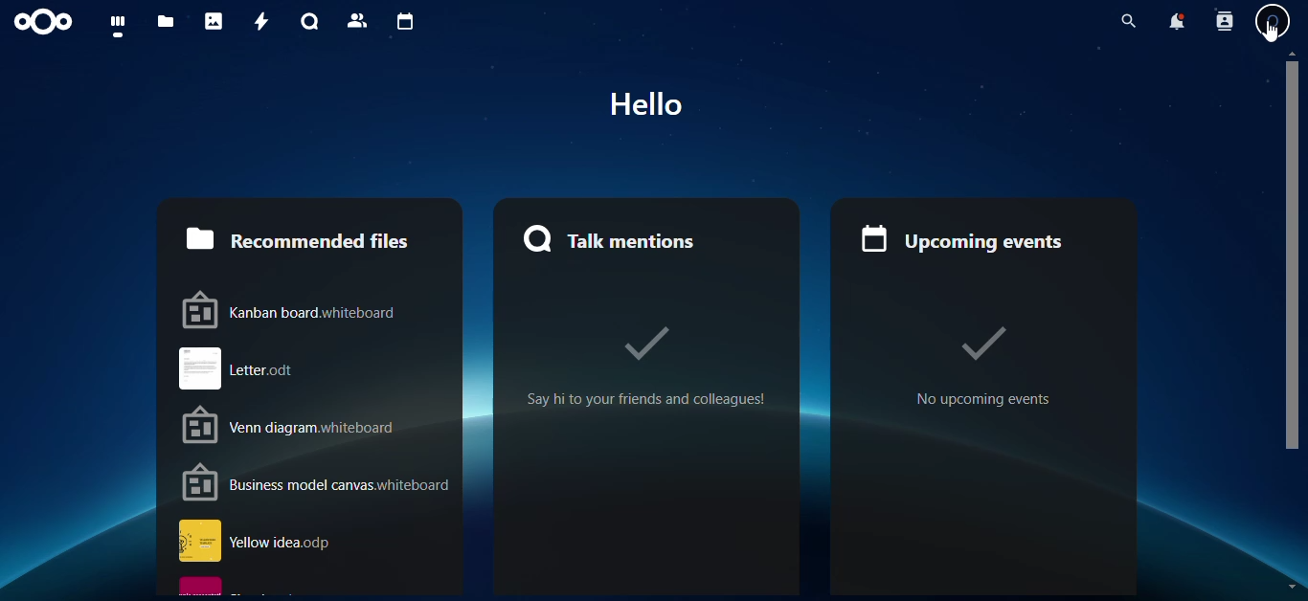 Image resolution: width=1308 pixels, height=601 pixels. Describe the element at coordinates (1273, 21) in the screenshot. I see `profile` at that location.